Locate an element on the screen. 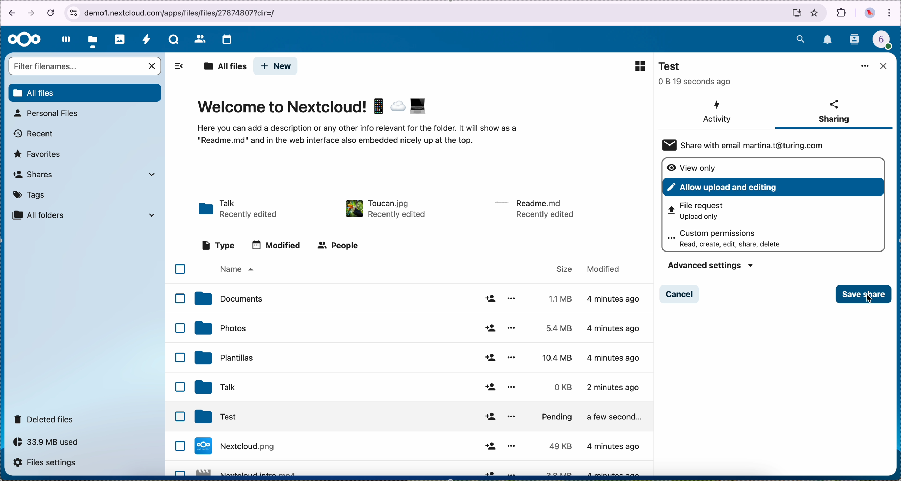 Image resolution: width=901 pixels, height=481 pixels. Test is located at coordinates (673, 66).